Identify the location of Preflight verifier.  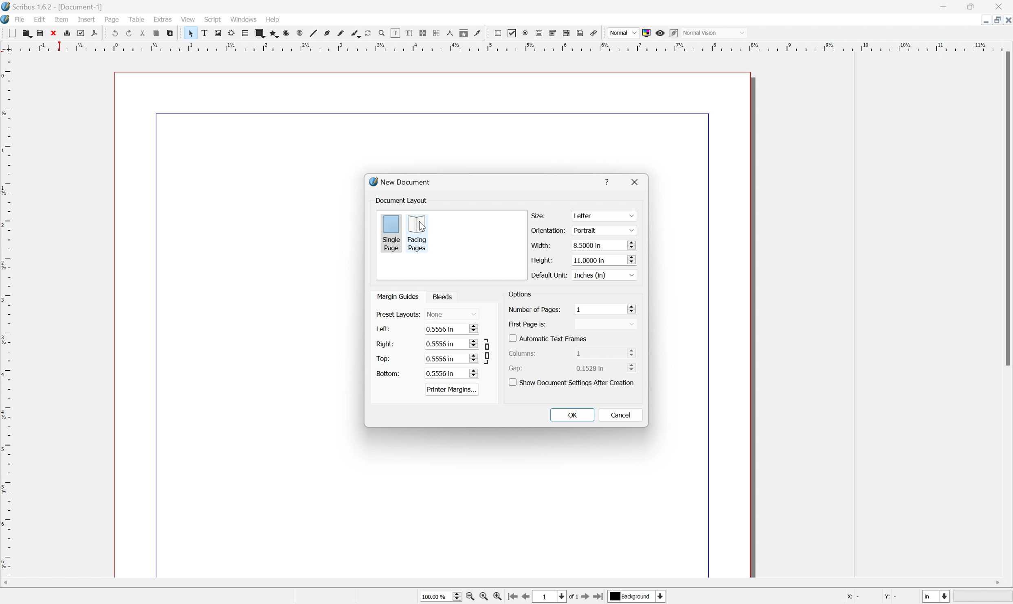
(84, 33).